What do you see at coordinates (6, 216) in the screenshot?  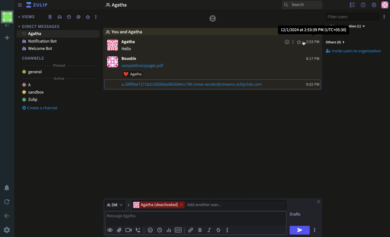 I see `Back` at bounding box center [6, 216].